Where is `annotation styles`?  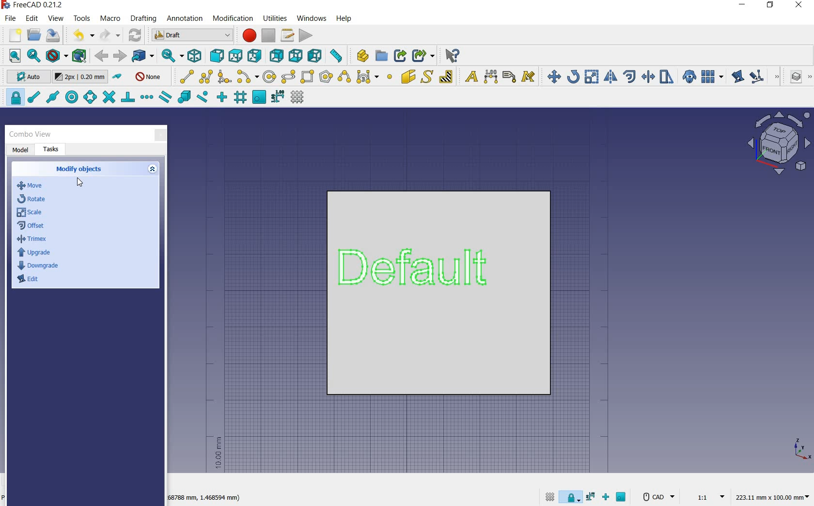 annotation styles is located at coordinates (529, 78).